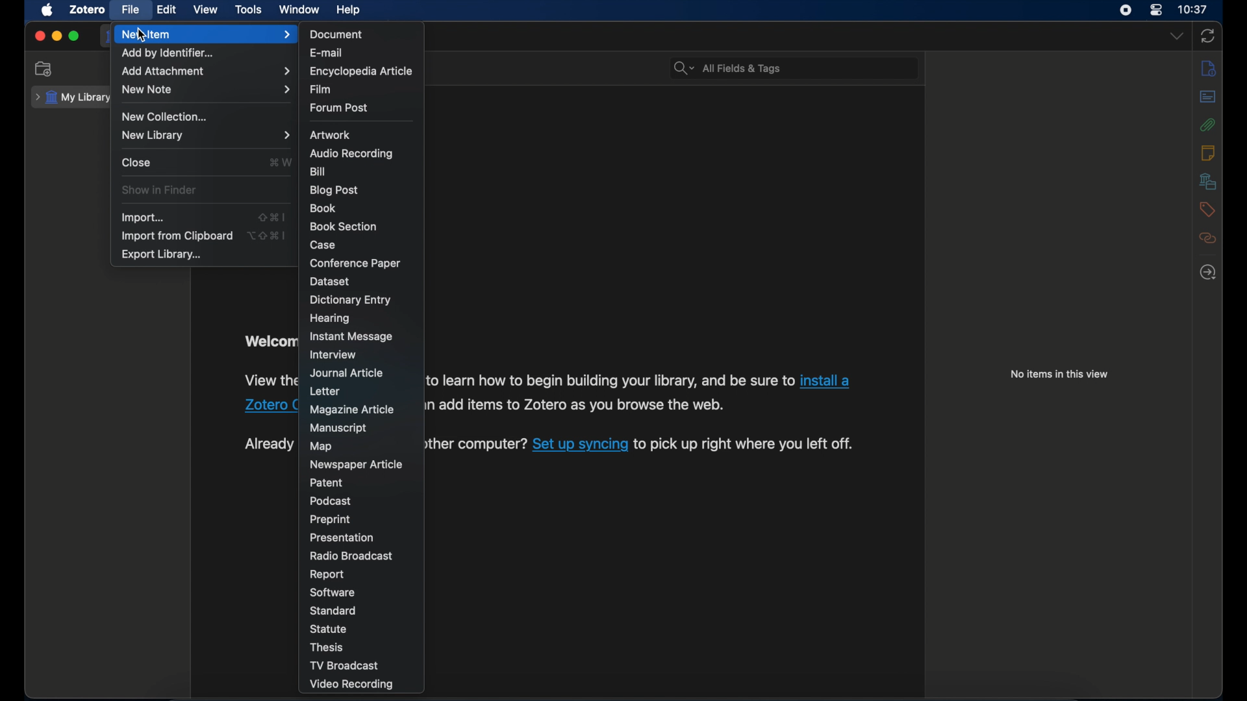 Image resolution: width=1247 pixels, height=701 pixels. Describe the element at coordinates (682, 66) in the screenshot. I see `search bar dropdown` at that location.